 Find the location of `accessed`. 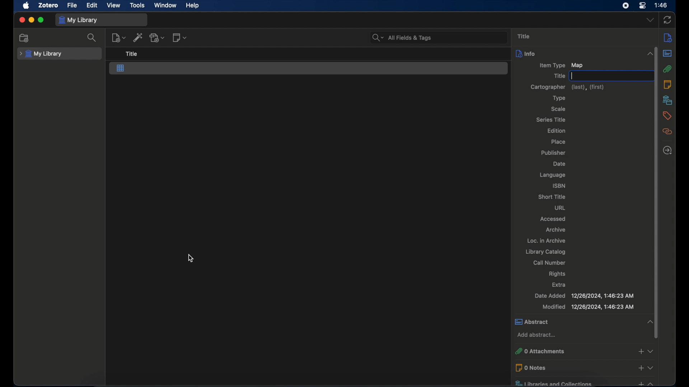

accessed is located at coordinates (553, 218).